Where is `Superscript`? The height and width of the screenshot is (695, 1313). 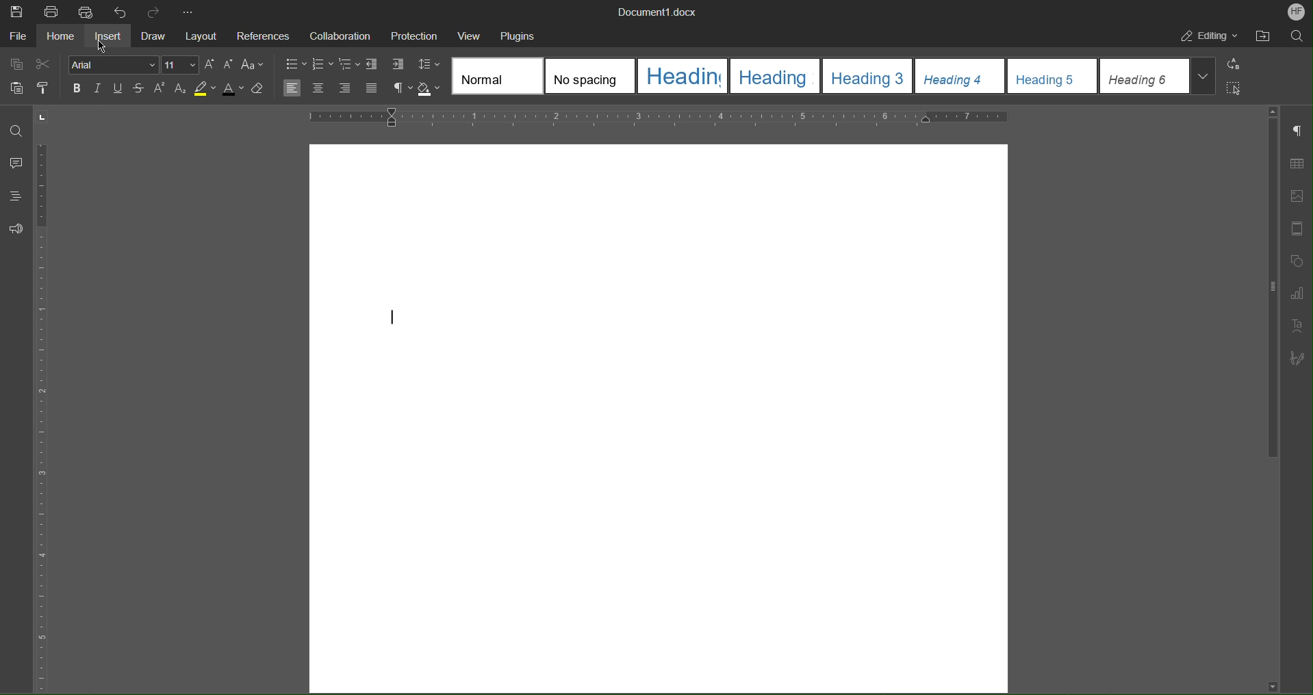 Superscript is located at coordinates (158, 89).